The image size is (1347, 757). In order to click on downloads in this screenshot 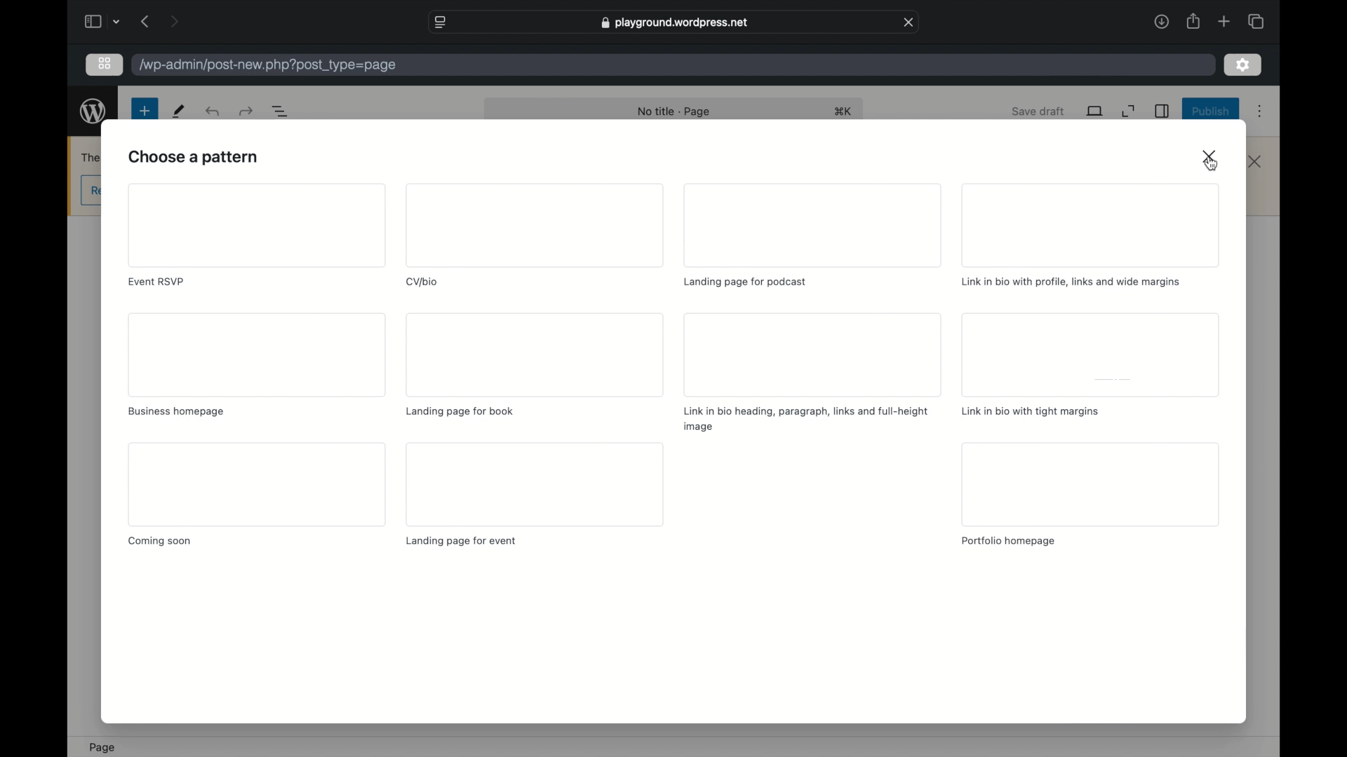, I will do `click(1162, 21)`.